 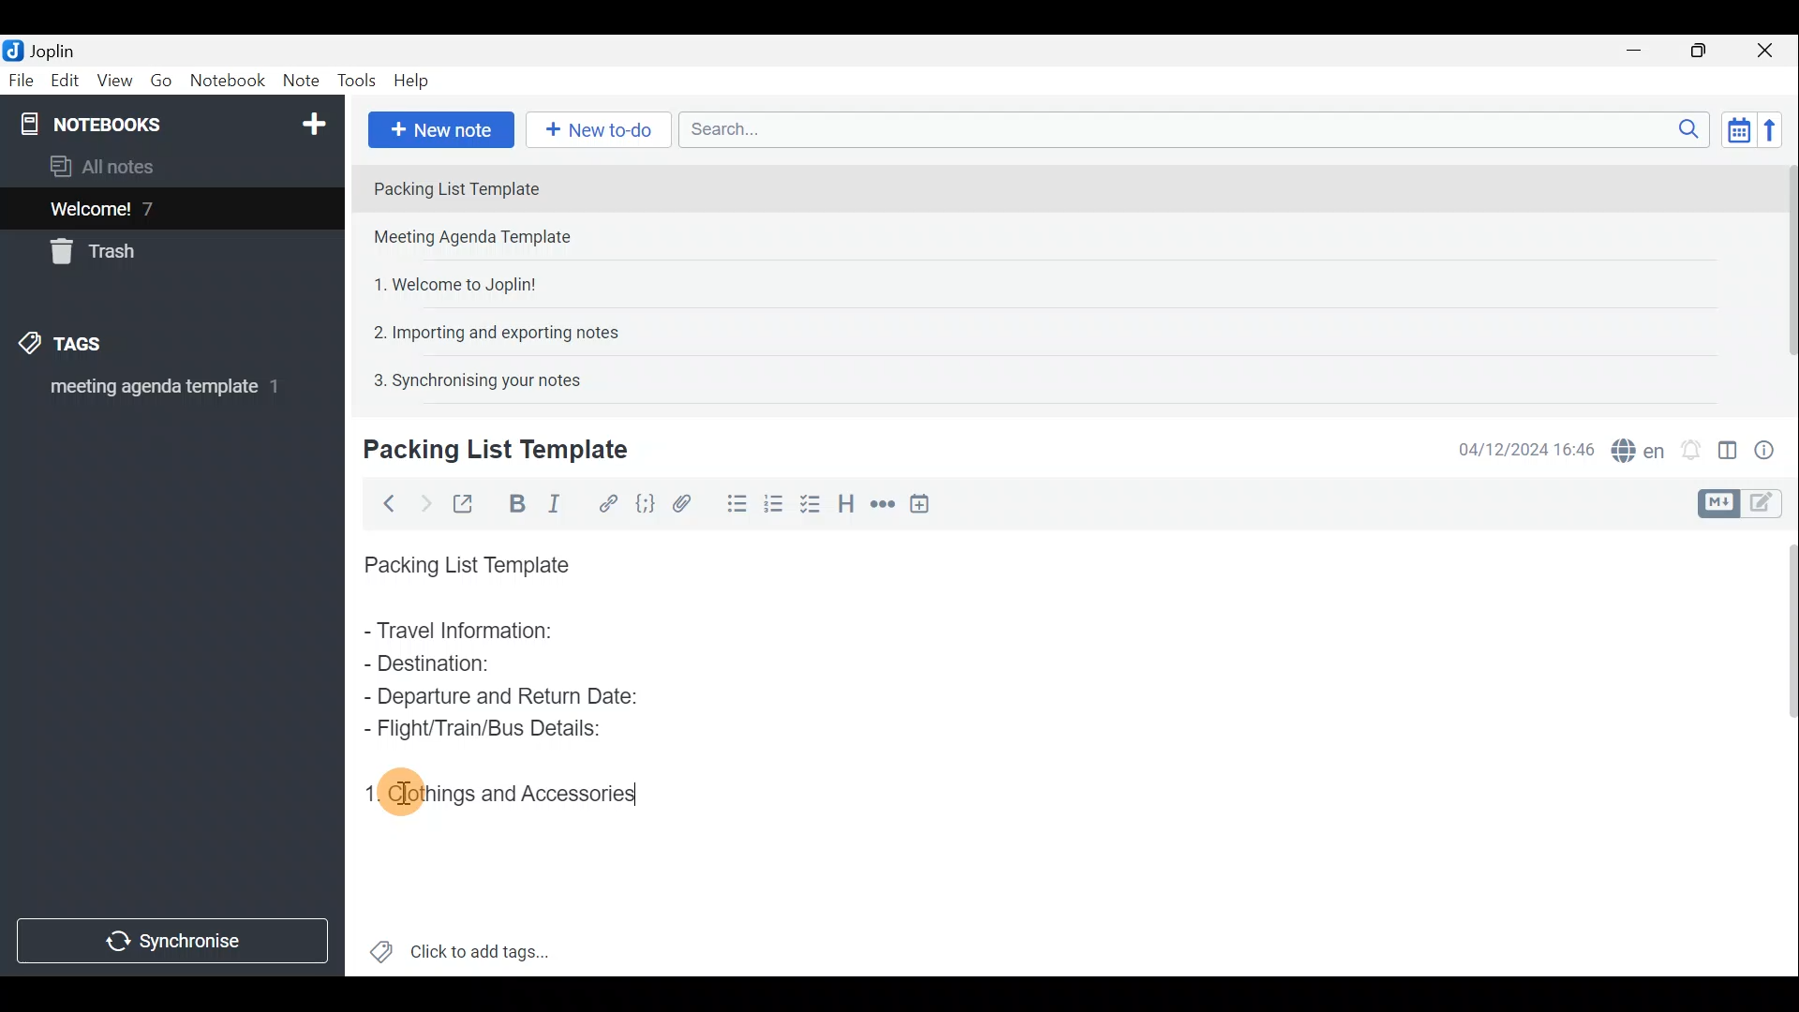 I want to click on Click to add tags, so click(x=460, y=946).